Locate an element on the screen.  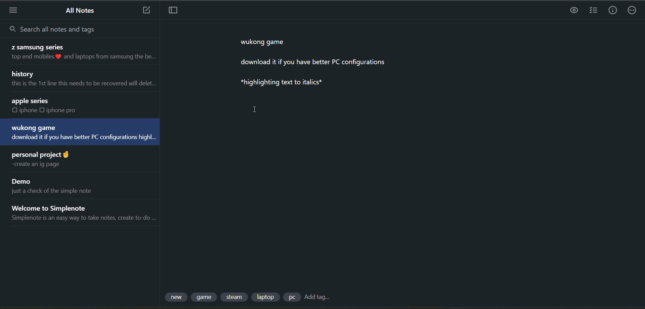
note title and preview is located at coordinates (80, 52).